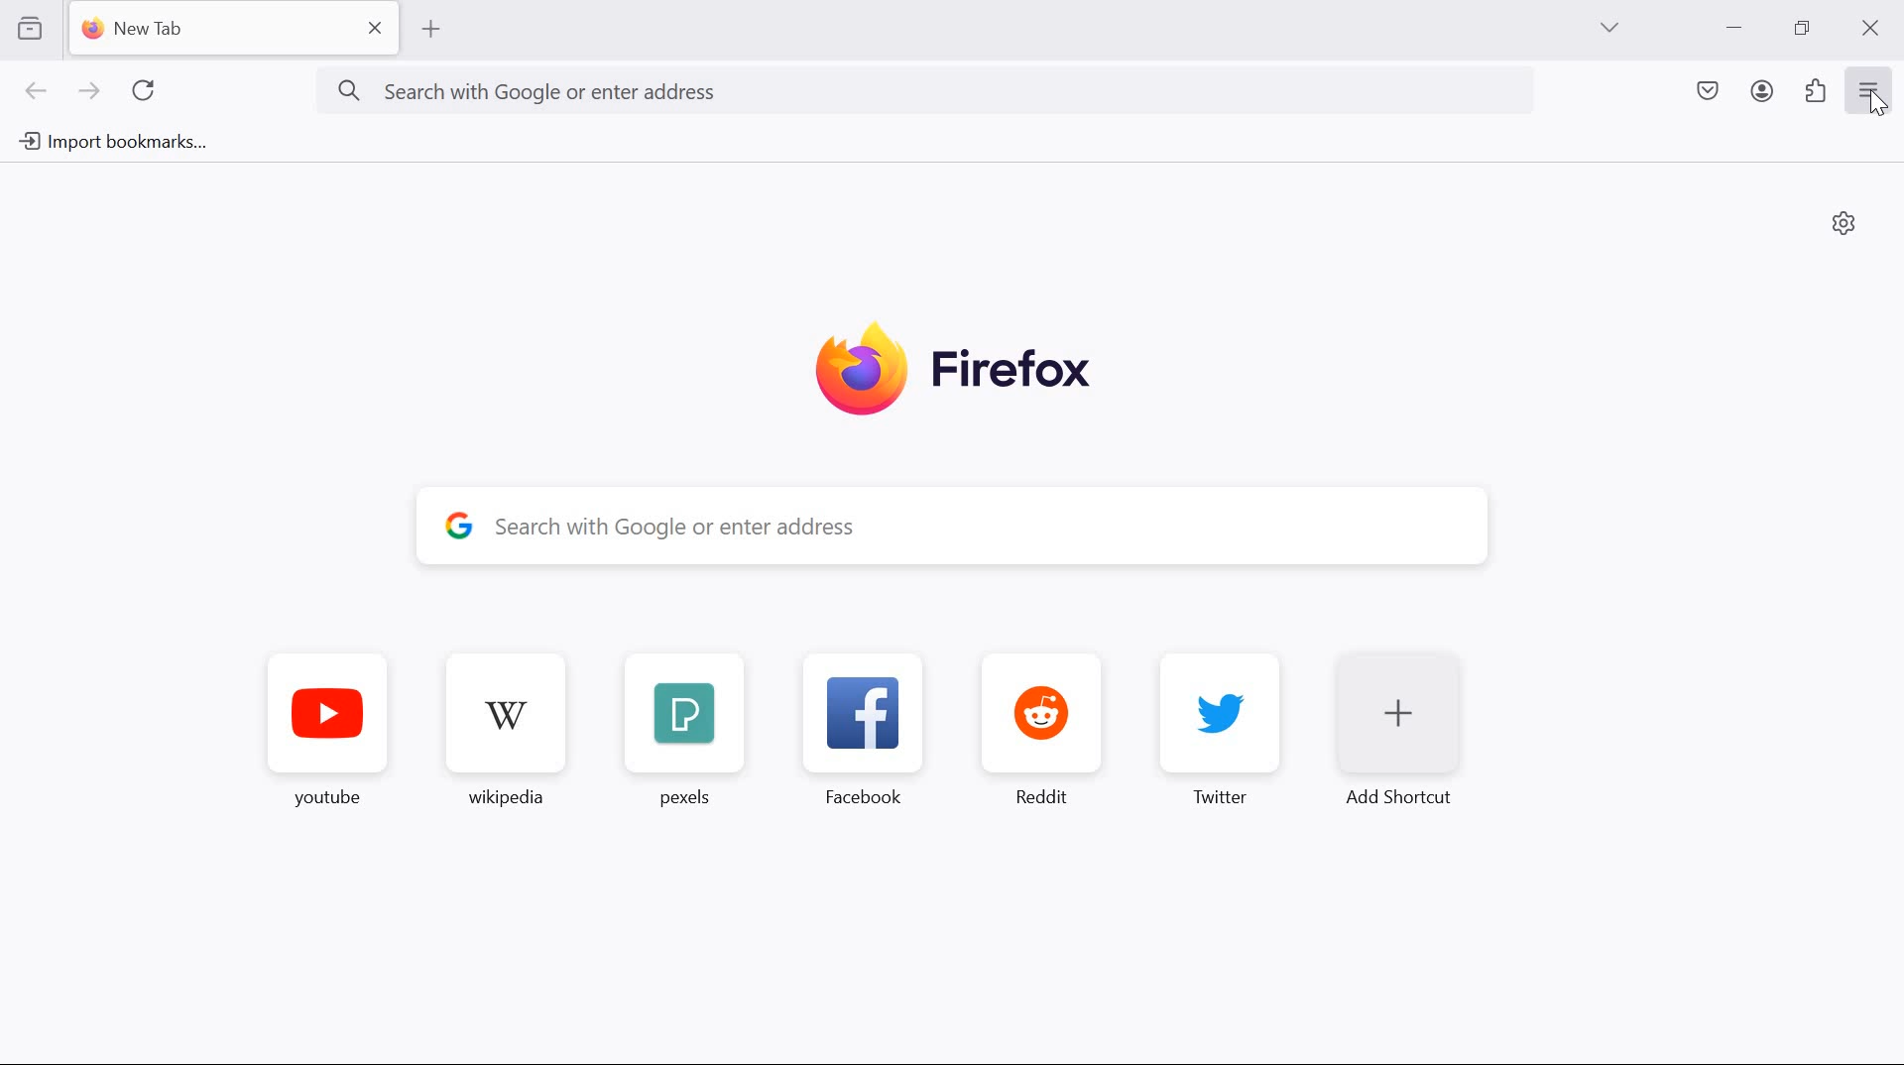  I want to click on extensions, so click(1817, 89).